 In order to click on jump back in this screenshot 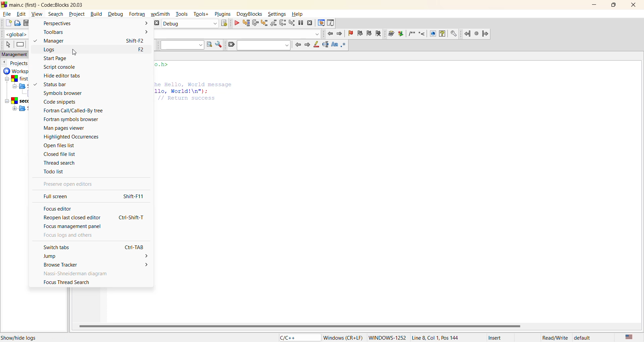, I will do `click(331, 34)`.